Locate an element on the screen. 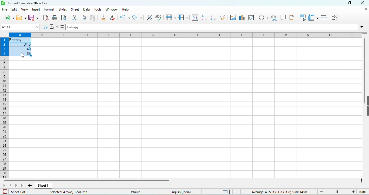  edit is located at coordinates (15, 10).